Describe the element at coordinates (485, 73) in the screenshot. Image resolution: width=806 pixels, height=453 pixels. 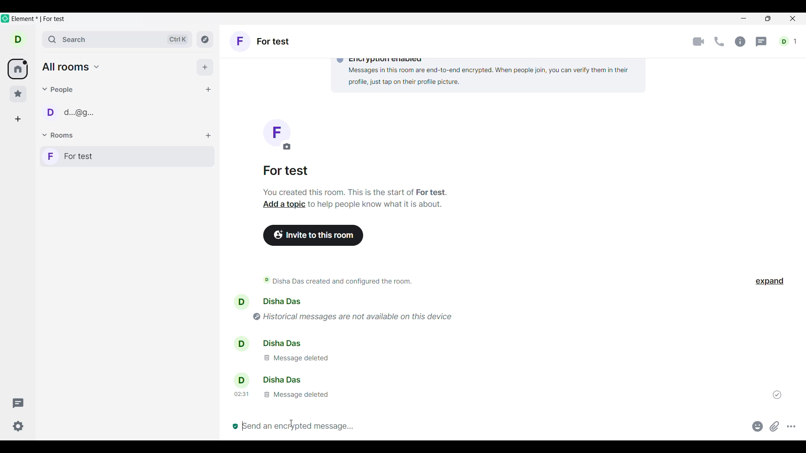
I see `Encryption enabled Messages in this room are end-to-end encrypted. When people join, you can verify them in their profile, just tap on their profile picture.` at that location.